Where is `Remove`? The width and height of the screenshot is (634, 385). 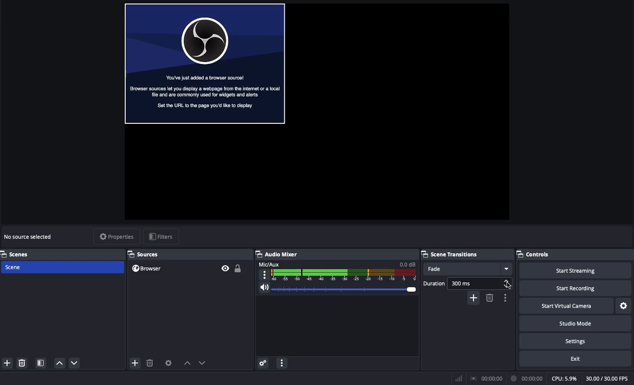
Remove is located at coordinates (23, 364).